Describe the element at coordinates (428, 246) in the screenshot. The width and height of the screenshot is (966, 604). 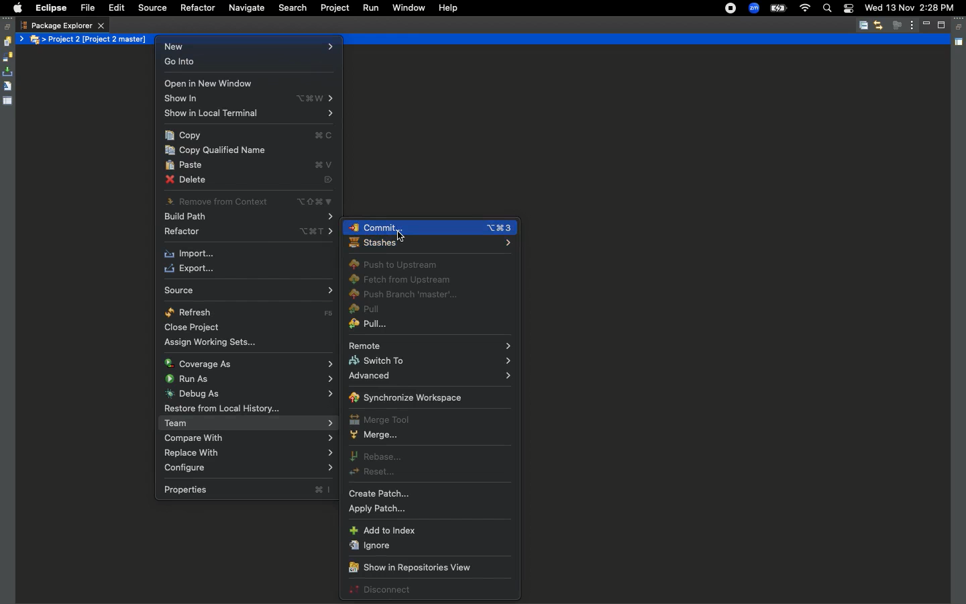
I see `Stashes` at that location.